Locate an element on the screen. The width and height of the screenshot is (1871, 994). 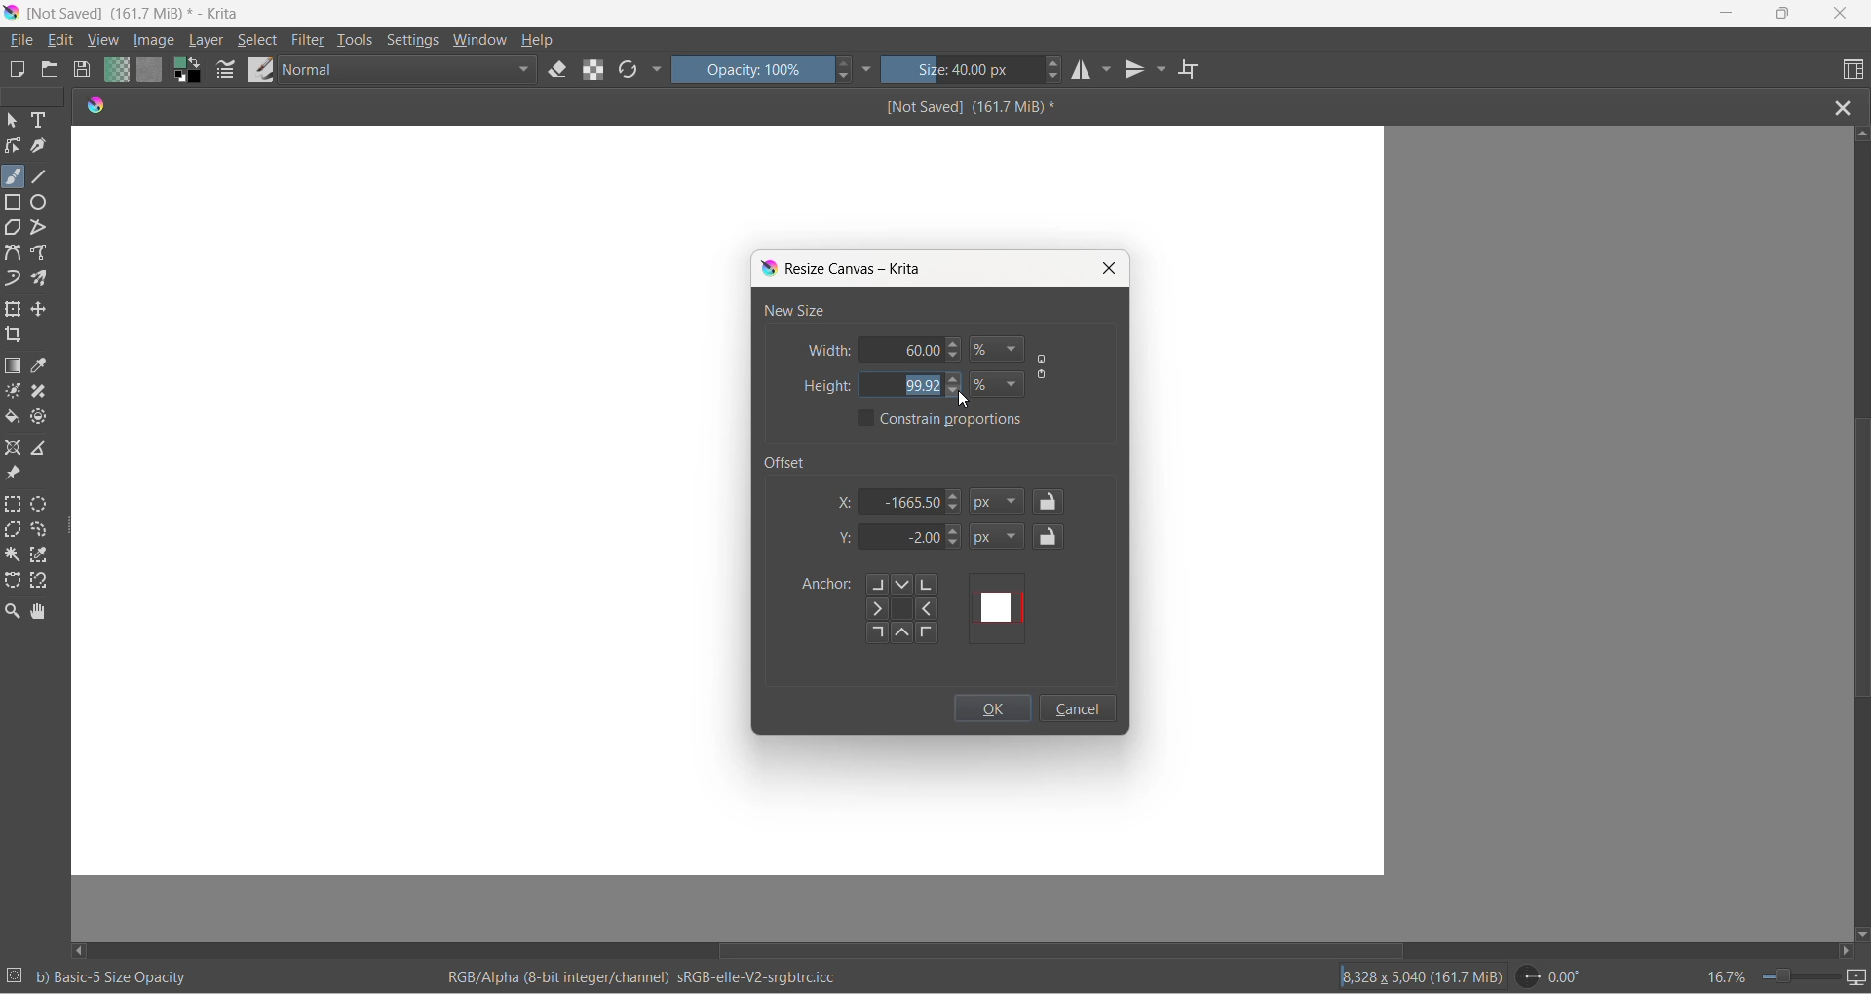
offset is located at coordinates (792, 461).